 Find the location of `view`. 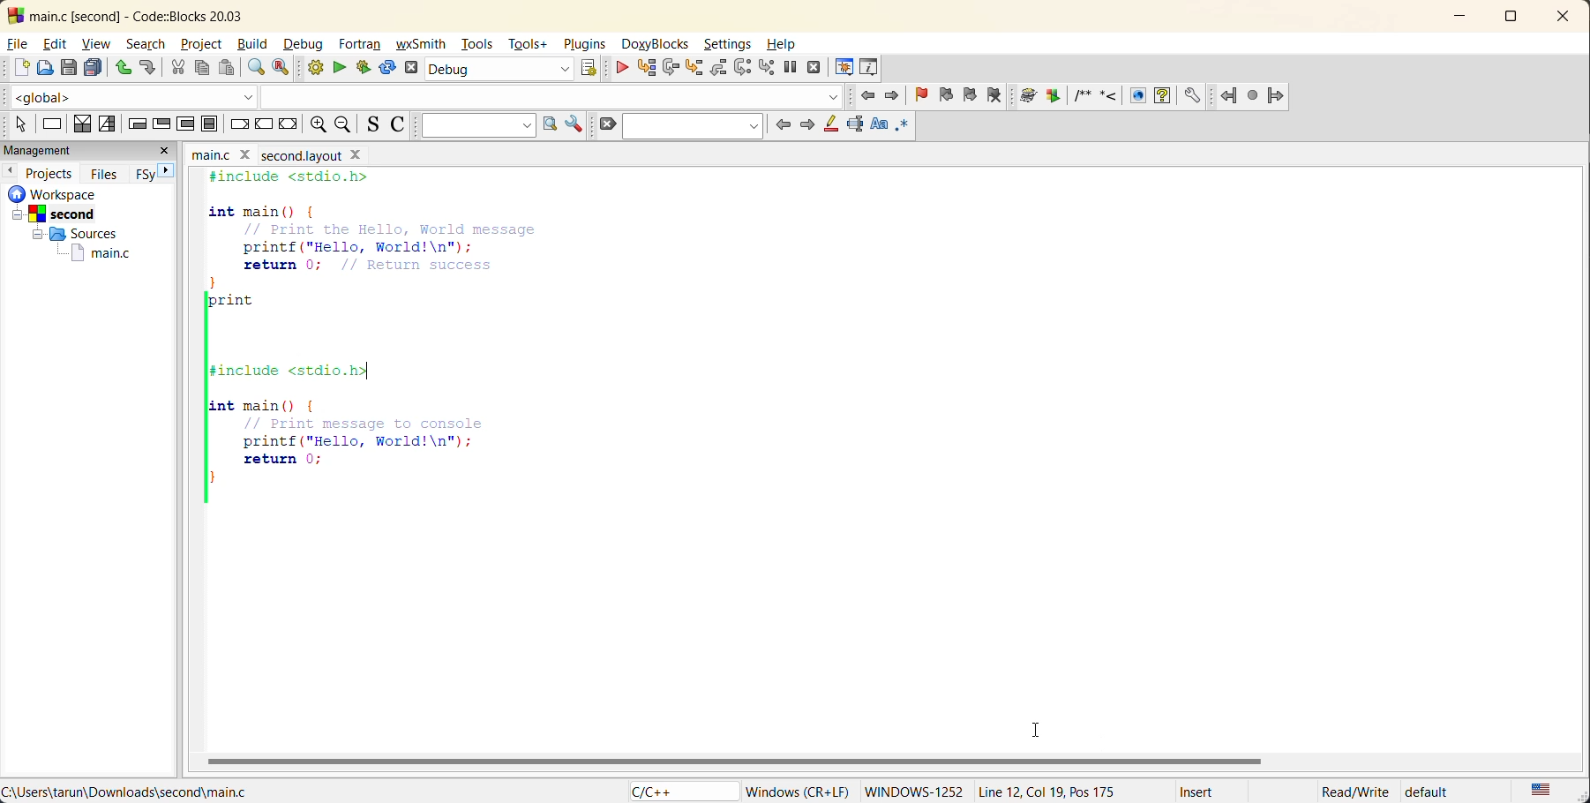

view is located at coordinates (94, 43).